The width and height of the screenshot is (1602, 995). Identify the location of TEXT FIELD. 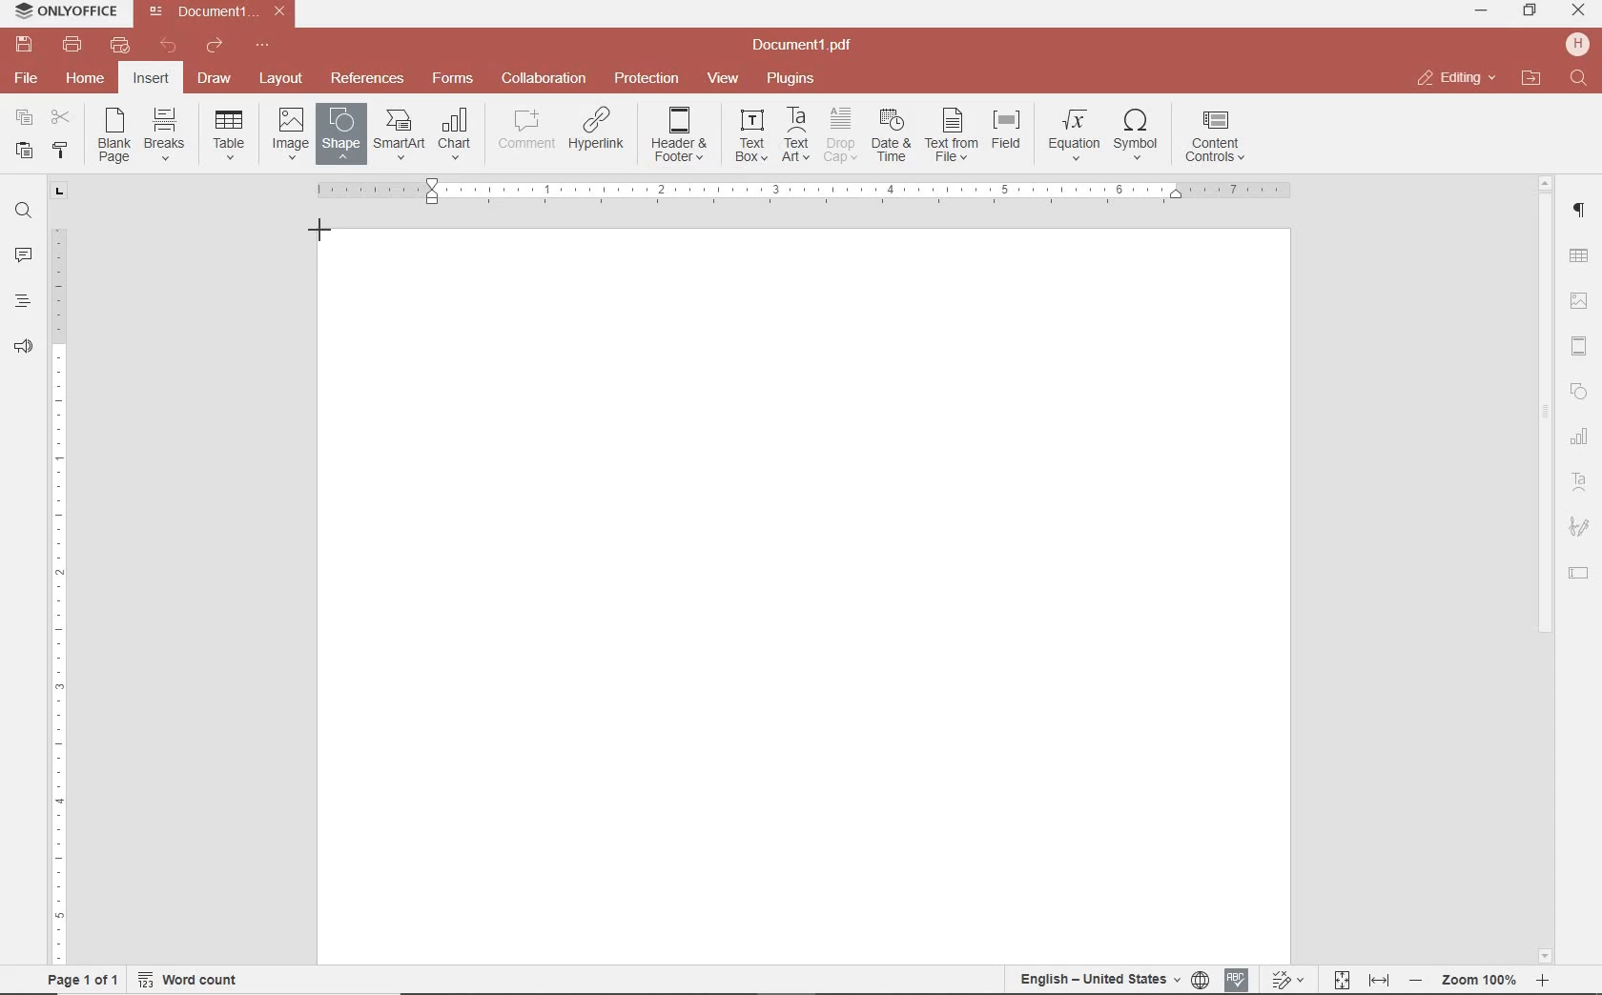
(1579, 572).